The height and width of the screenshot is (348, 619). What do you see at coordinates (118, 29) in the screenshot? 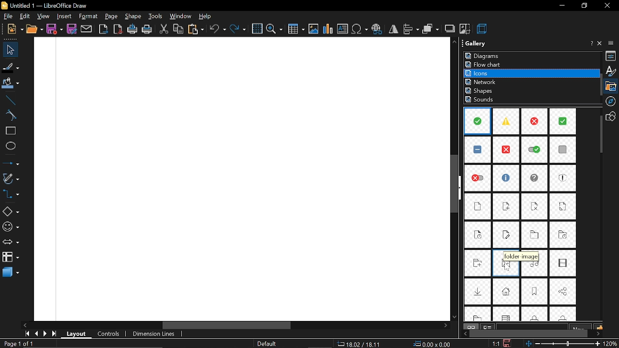
I see `export as pdf` at bounding box center [118, 29].